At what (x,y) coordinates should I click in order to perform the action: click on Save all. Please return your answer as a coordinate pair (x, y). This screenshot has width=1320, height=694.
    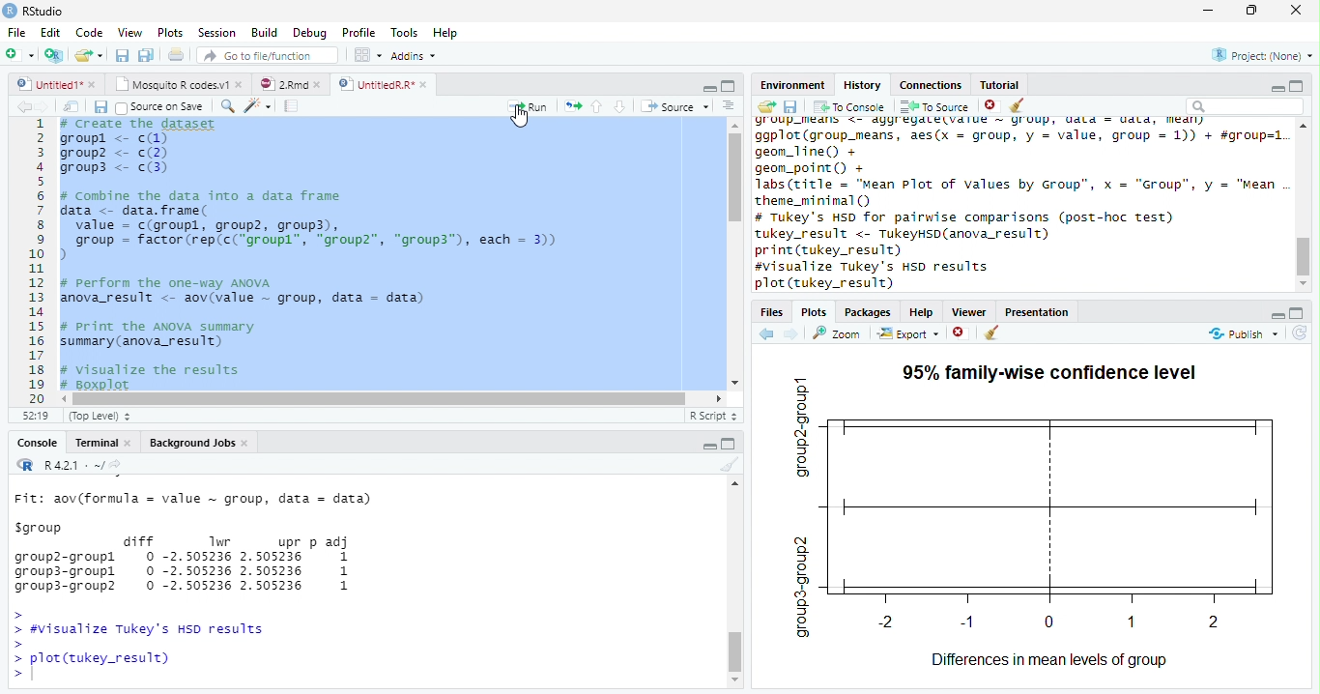
    Looking at the image, I should click on (104, 108).